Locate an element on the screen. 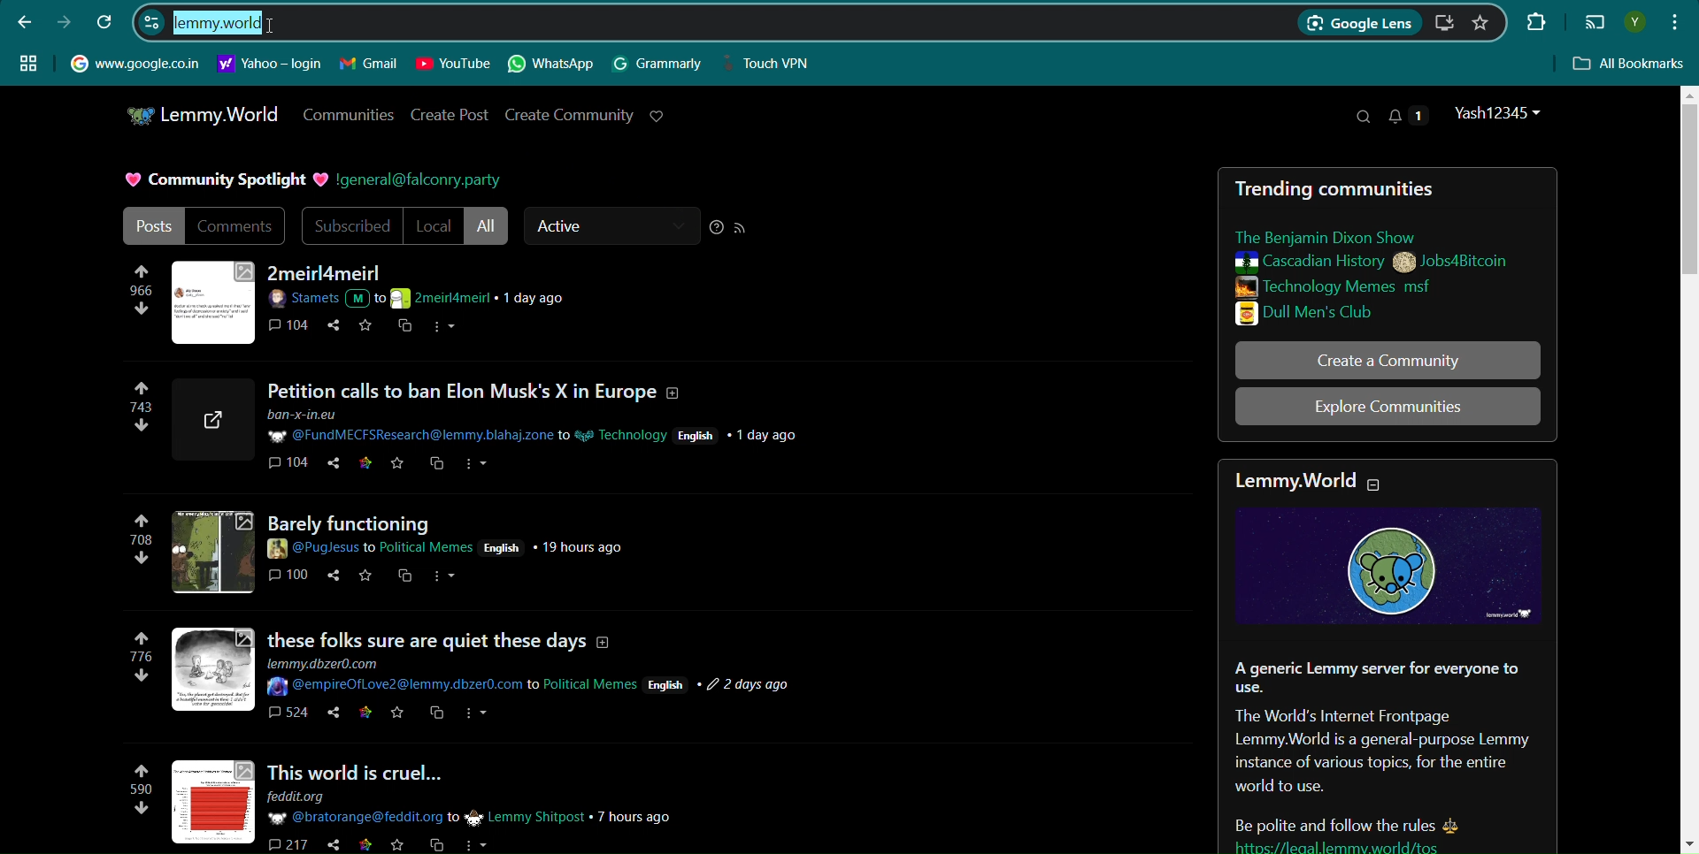 The width and height of the screenshot is (1699, 854). 104 is located at coordinates (287, 467).